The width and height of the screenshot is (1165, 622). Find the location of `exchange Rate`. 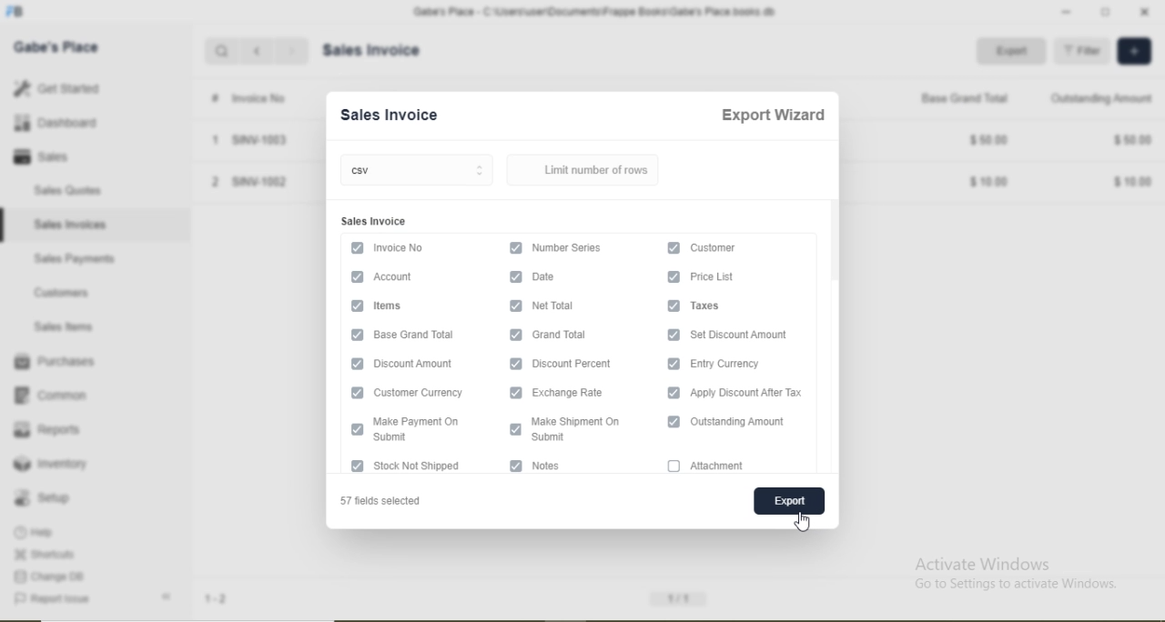

exchange Rate is located at coordinates (581, 393).